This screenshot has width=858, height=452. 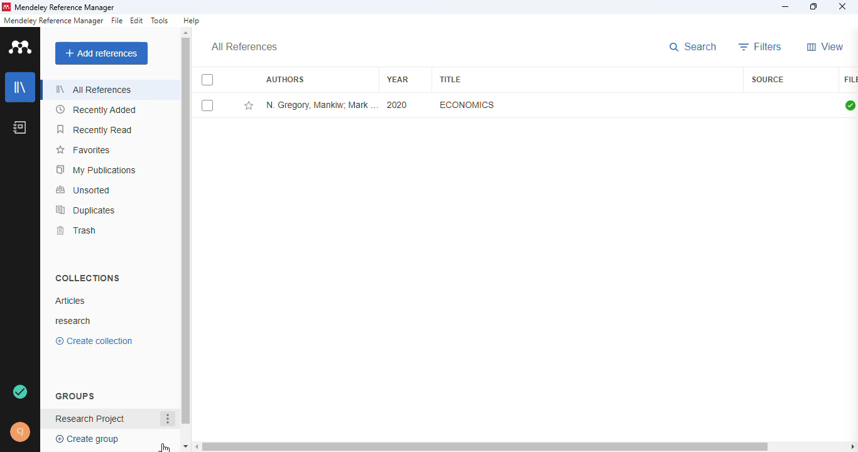 I want to click on unsorted, so click(x=82, y=190).